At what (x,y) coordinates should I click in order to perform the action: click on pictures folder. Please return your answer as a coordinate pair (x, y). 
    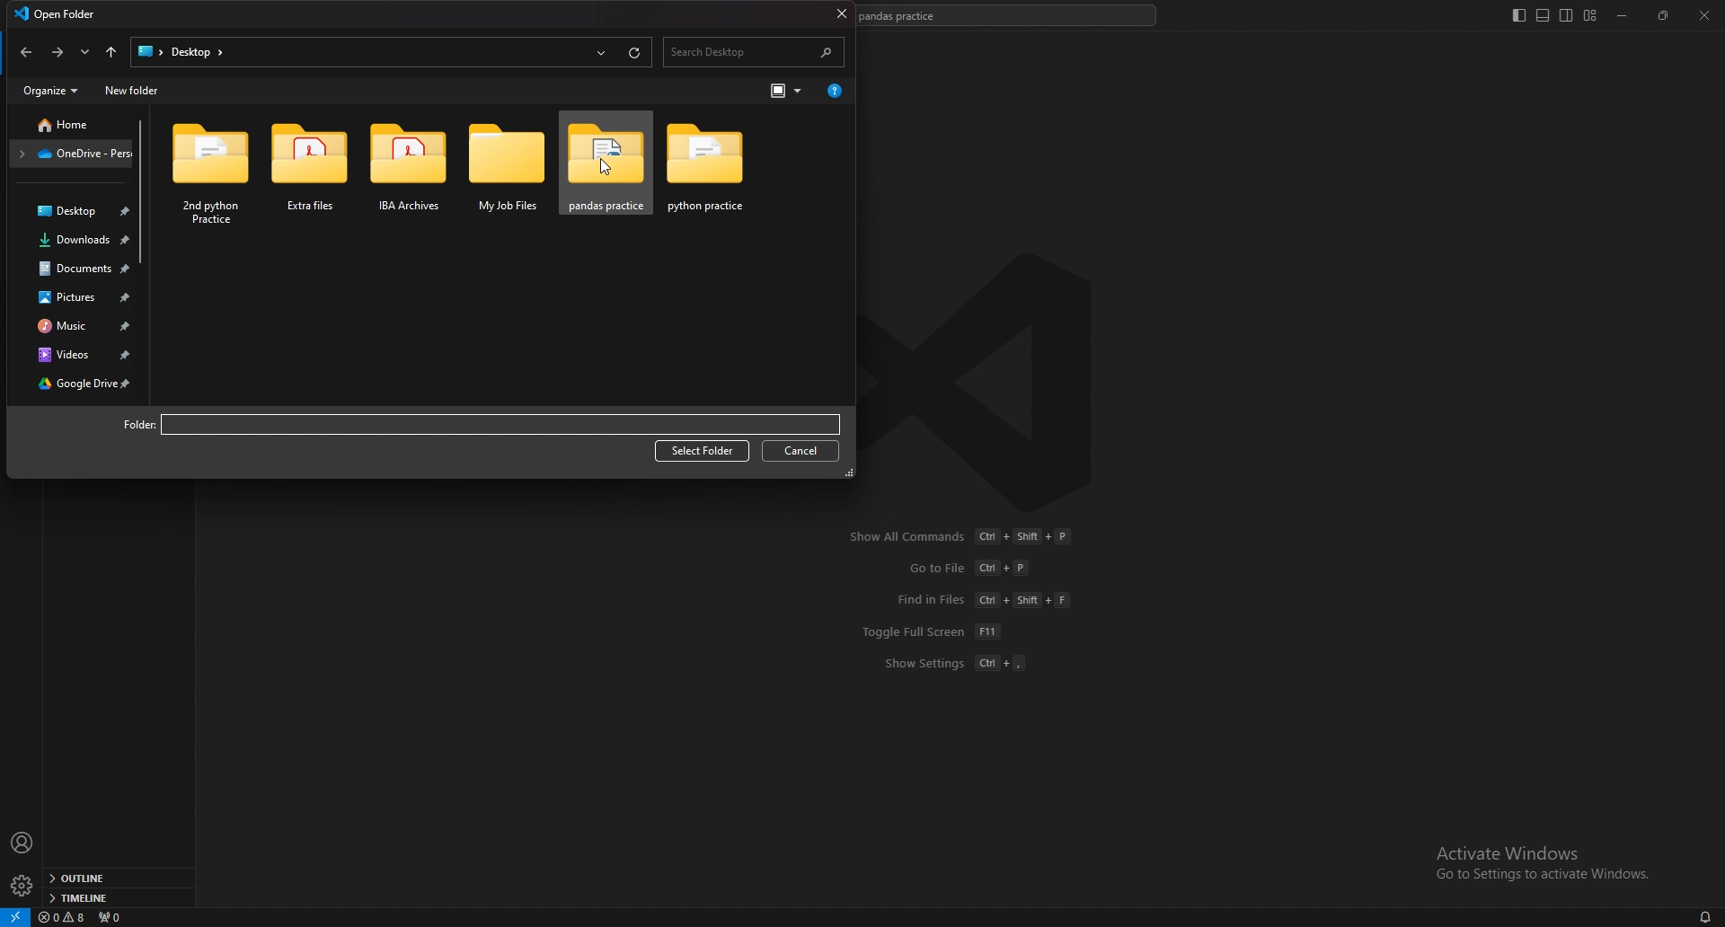
    Looking at the image, I should click on (77, 297).